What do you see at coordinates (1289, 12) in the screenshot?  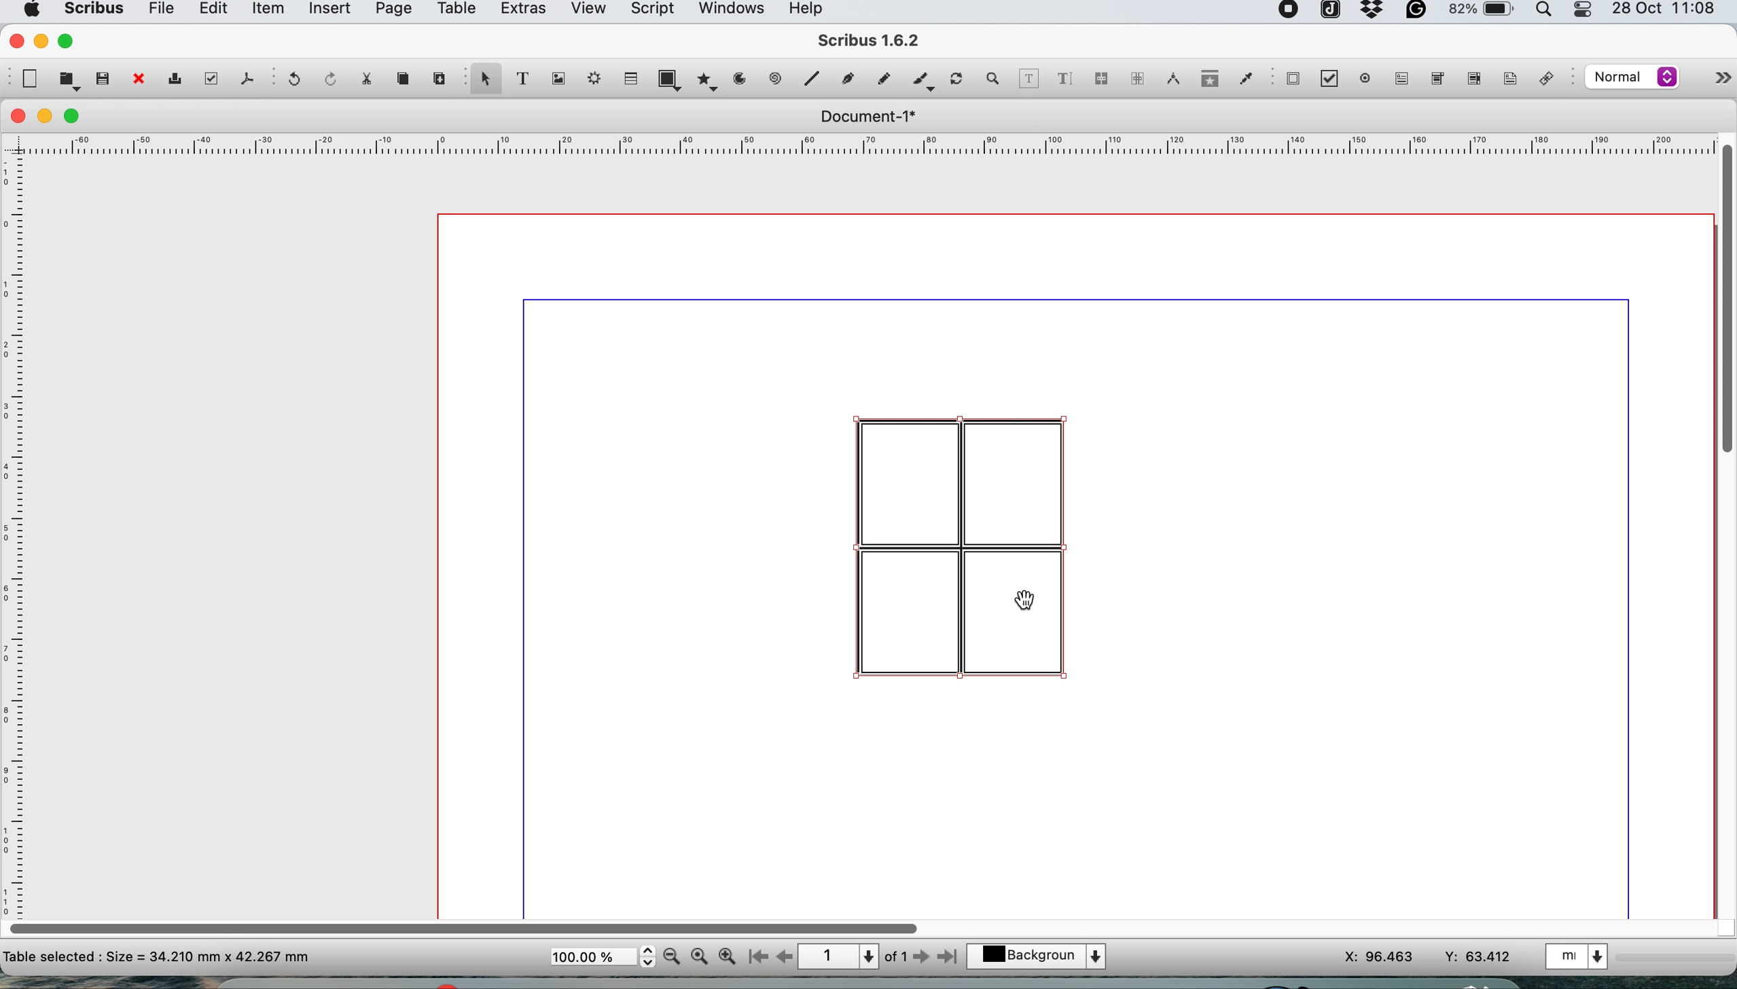 I see `screen recorder` at bounding box center [1289, 12].